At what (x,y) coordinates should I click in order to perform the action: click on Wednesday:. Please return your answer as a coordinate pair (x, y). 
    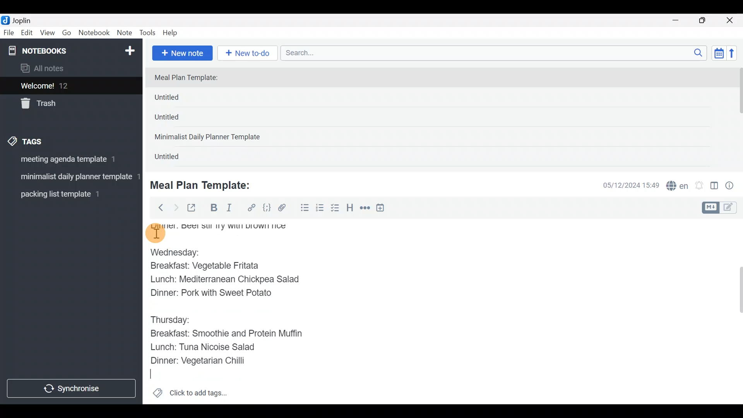
    Looking at the image, I should click on (175, 252).